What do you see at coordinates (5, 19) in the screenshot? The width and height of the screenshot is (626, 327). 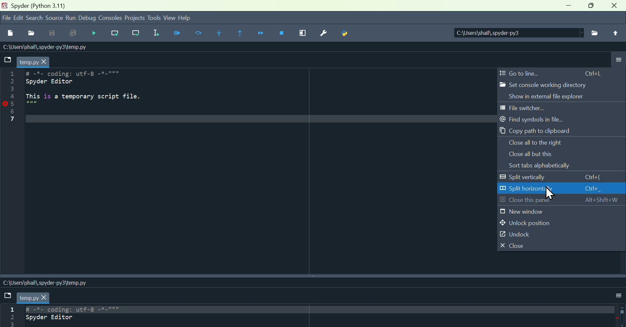 I see `file` at bounding box center [5, 19].